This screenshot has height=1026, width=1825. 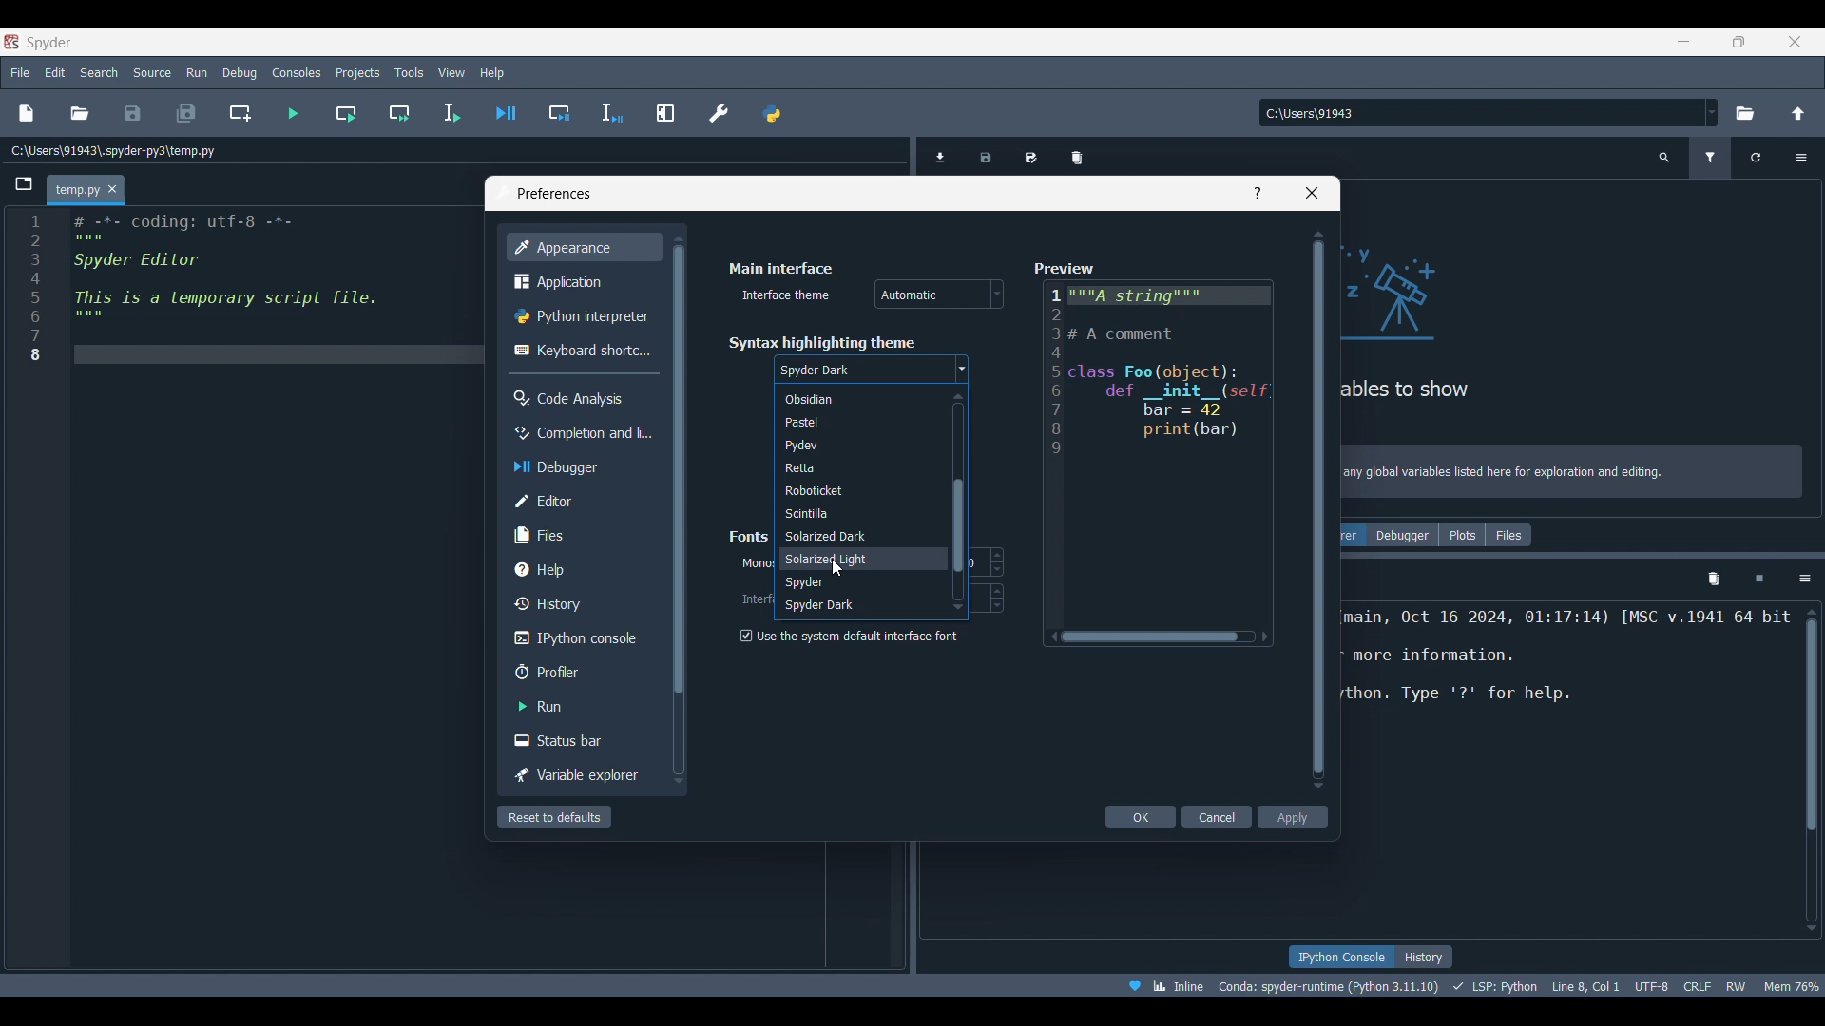 What do you see at coordinates (837, 567) in the screenshot?
I see `cursor` at bounding box center [837, 567].